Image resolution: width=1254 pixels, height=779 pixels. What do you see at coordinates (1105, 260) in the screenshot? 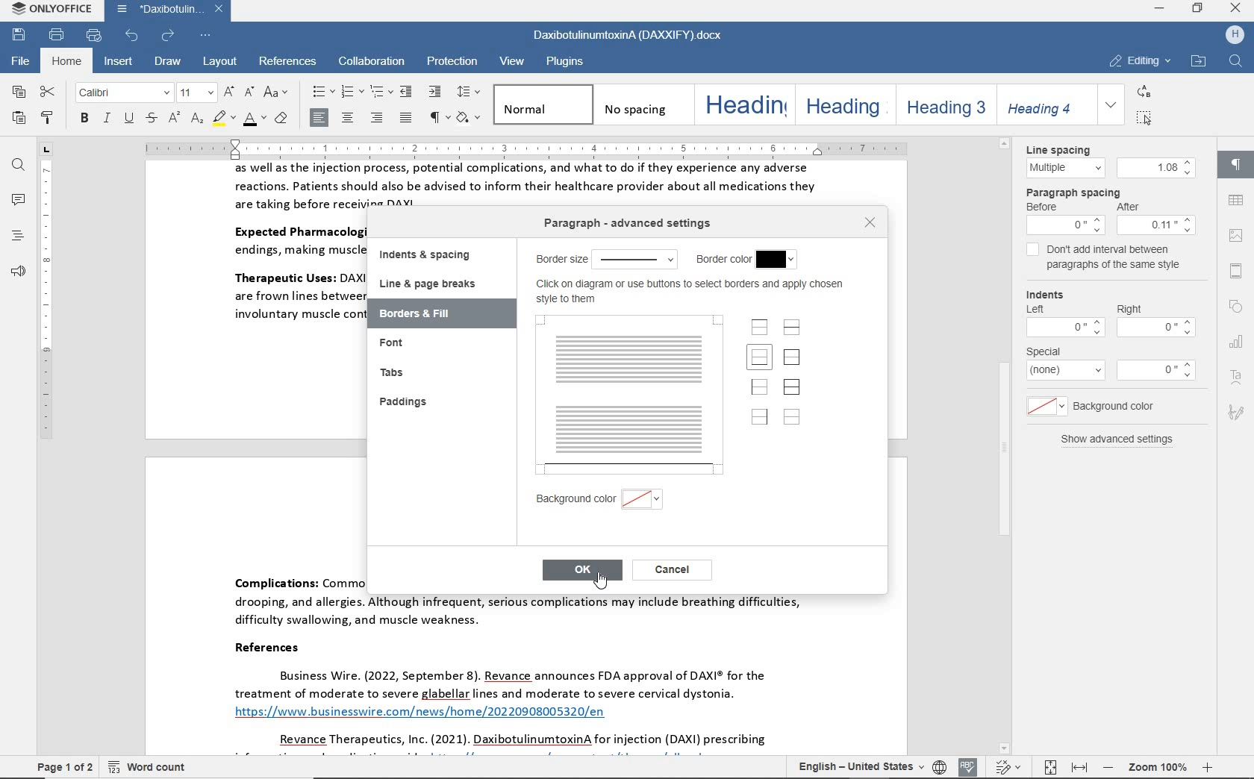
I see `don't add interval between paragraphs of the same style` at bounding box center [1105, 260].